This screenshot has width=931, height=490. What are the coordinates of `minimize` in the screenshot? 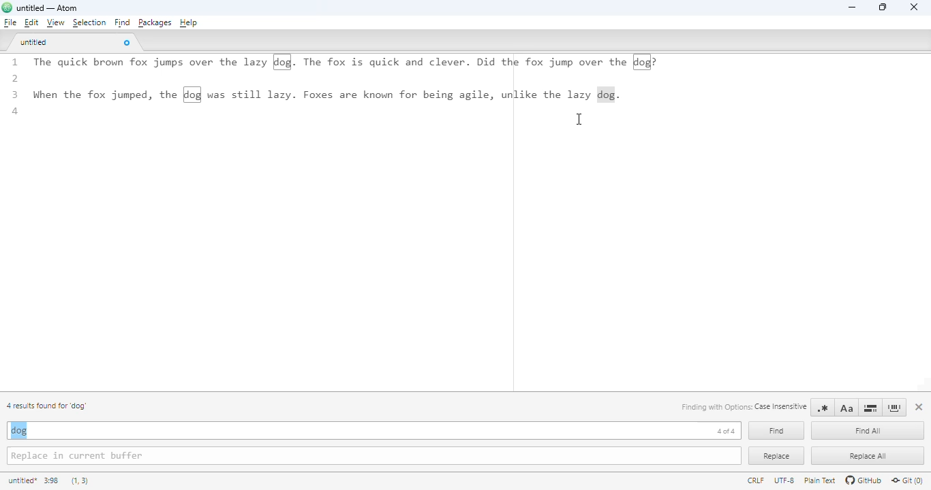 It's located at (851, 7).